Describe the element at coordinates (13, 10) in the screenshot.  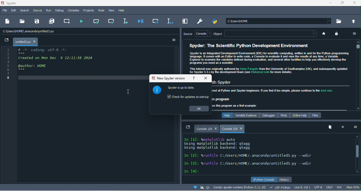
I see `edit` at that location.